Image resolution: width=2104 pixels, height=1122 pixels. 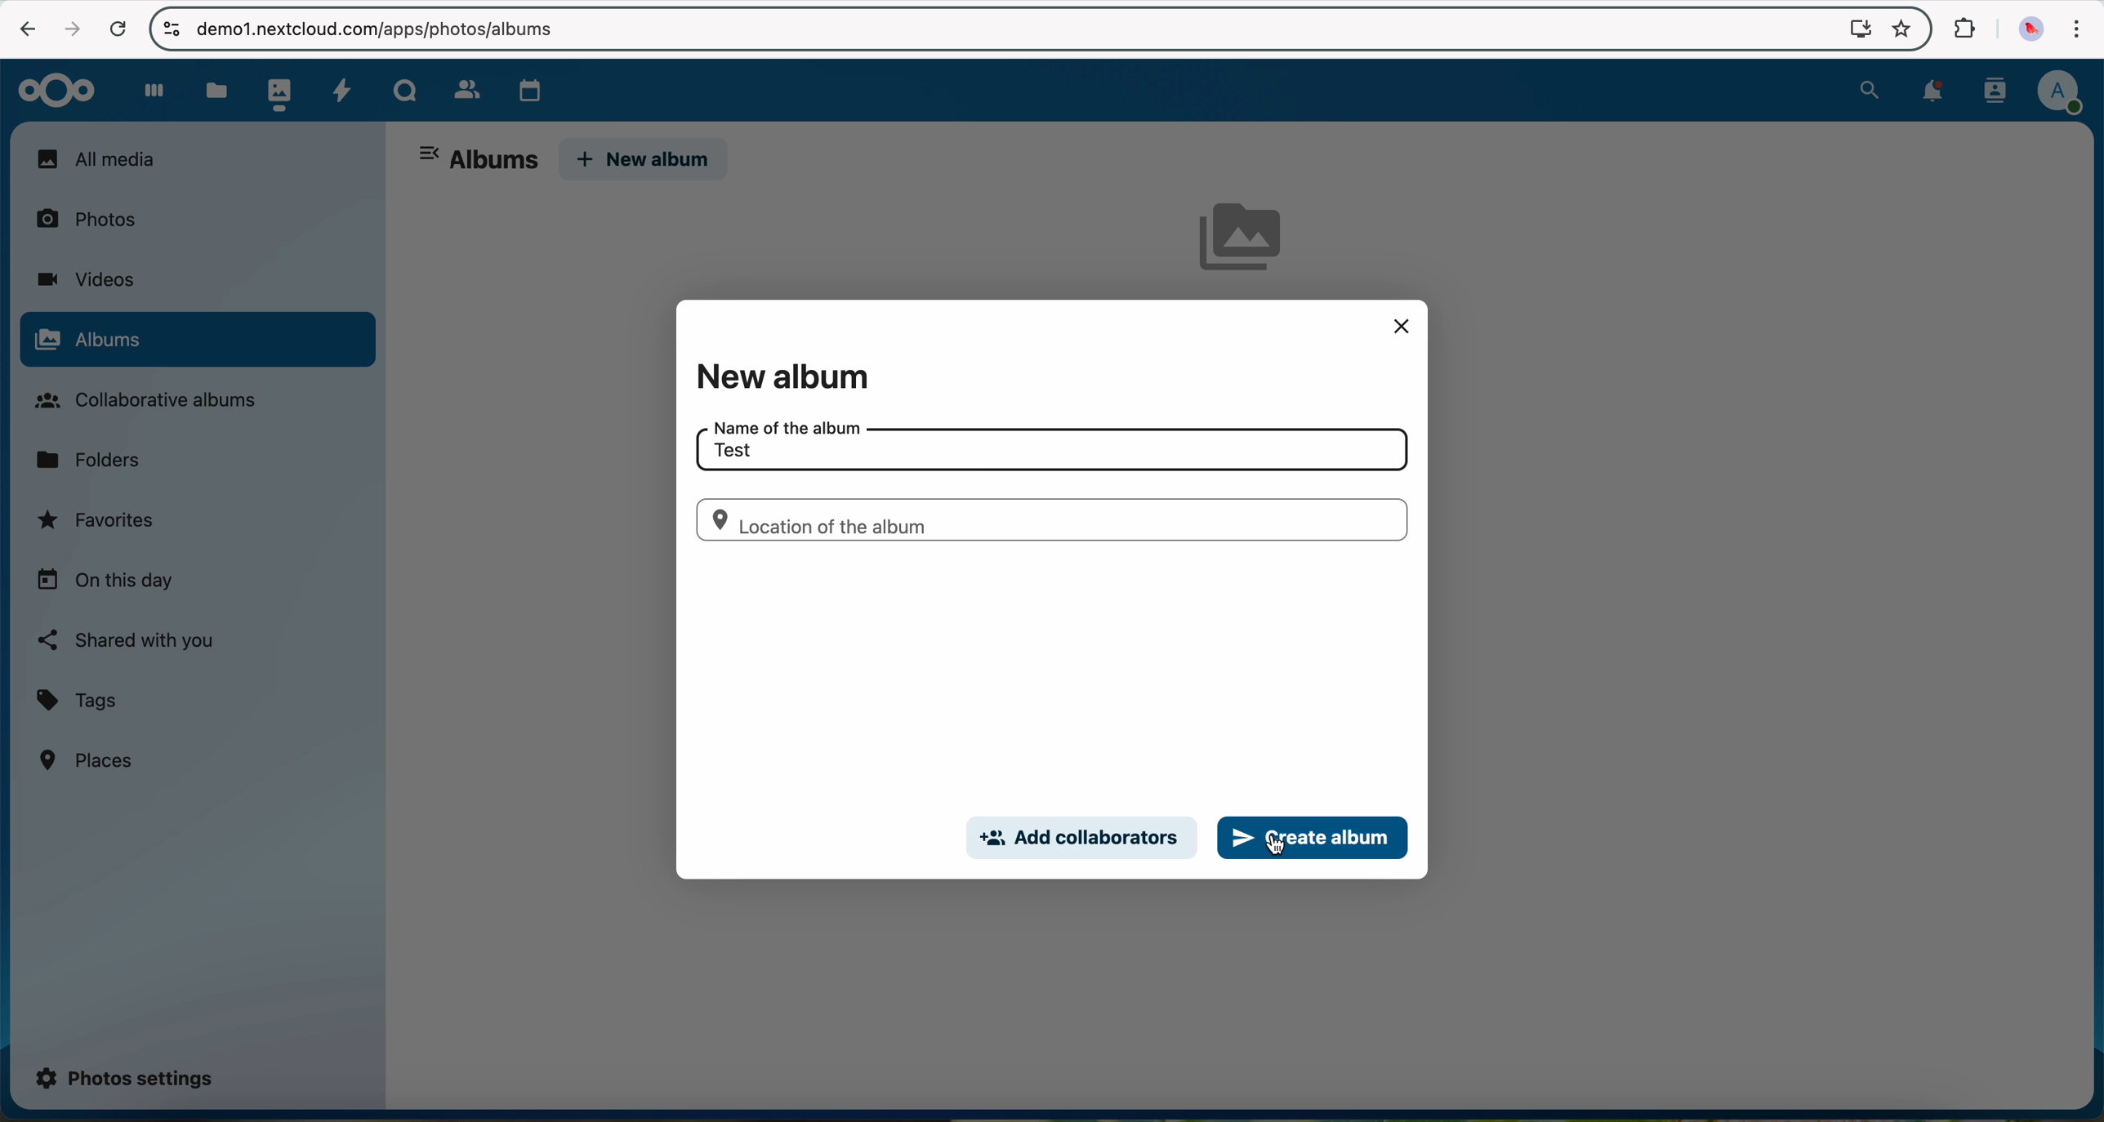 What do you see at coordinates (99, 524) in the screenshot?
I see `favorites` at bounding box center [99, 524].